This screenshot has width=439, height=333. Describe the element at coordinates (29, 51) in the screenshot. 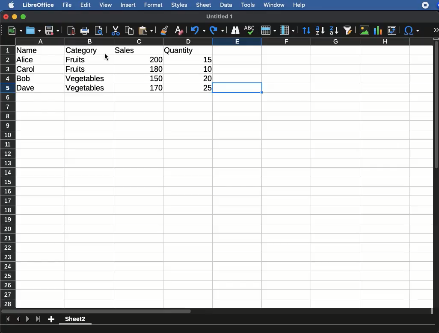

I see `name` at that location.